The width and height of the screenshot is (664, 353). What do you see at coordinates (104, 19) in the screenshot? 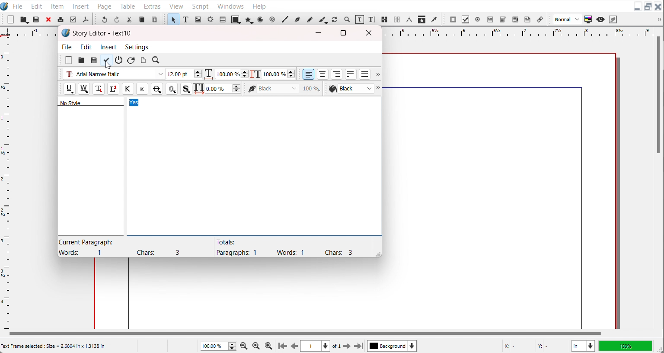
I see `Undo` at bounding box center [104, 19].